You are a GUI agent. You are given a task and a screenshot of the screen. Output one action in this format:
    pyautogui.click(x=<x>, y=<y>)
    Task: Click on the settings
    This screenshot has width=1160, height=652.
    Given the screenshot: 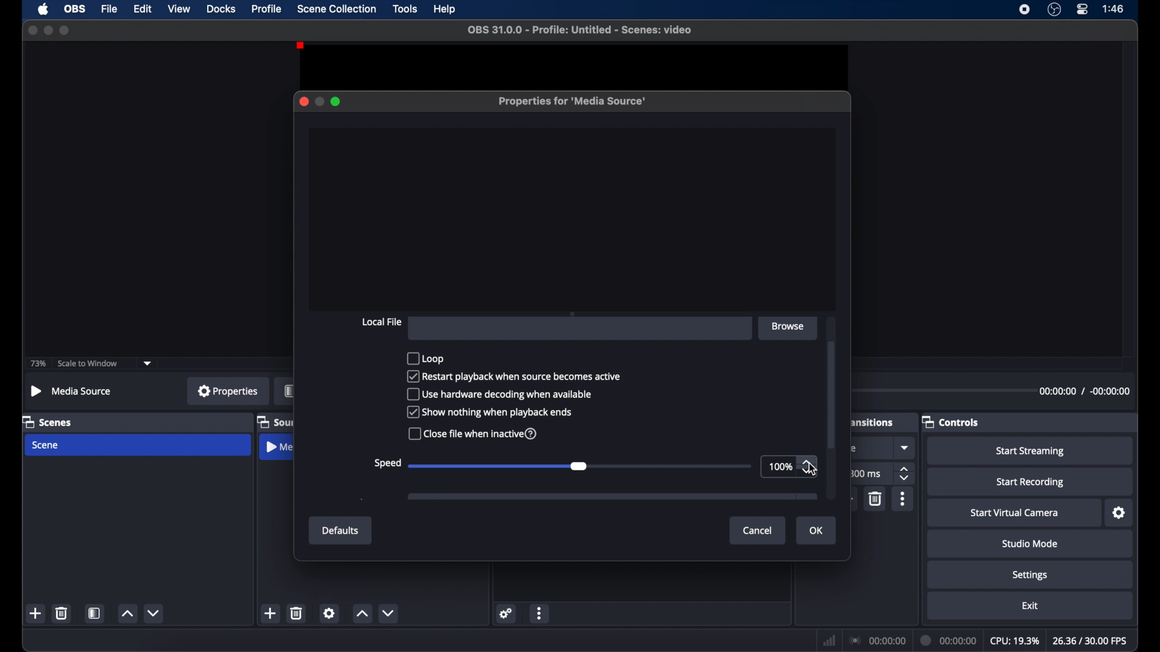 What is the action you would take?
    pyautogui.click(x=507, y=613)
    